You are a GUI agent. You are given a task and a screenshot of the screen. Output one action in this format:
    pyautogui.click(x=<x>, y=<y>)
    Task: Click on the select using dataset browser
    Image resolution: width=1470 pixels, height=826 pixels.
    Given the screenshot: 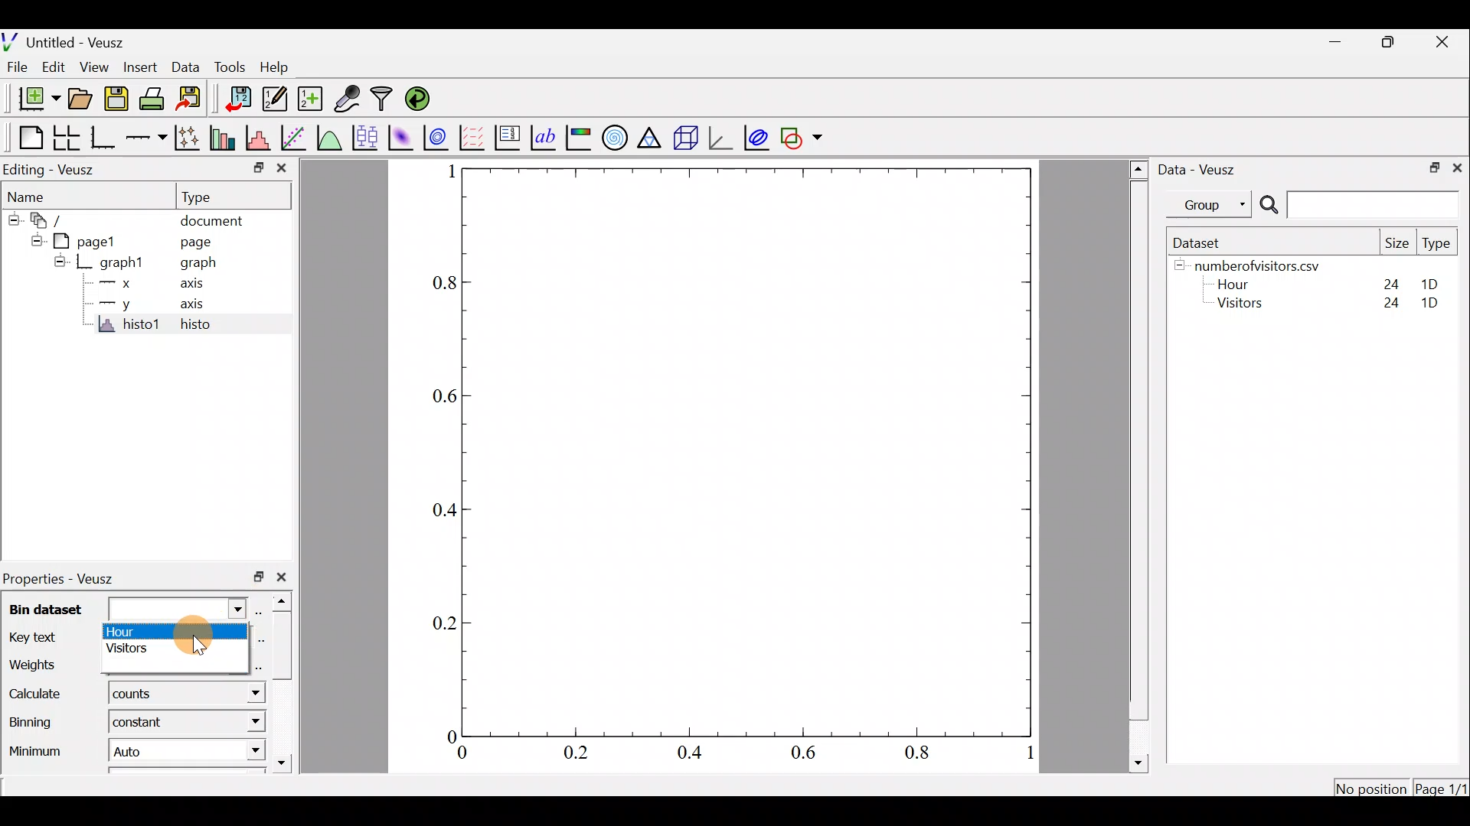 What is the action you would take?
    pyautogui.click(x=261, y=610)
    